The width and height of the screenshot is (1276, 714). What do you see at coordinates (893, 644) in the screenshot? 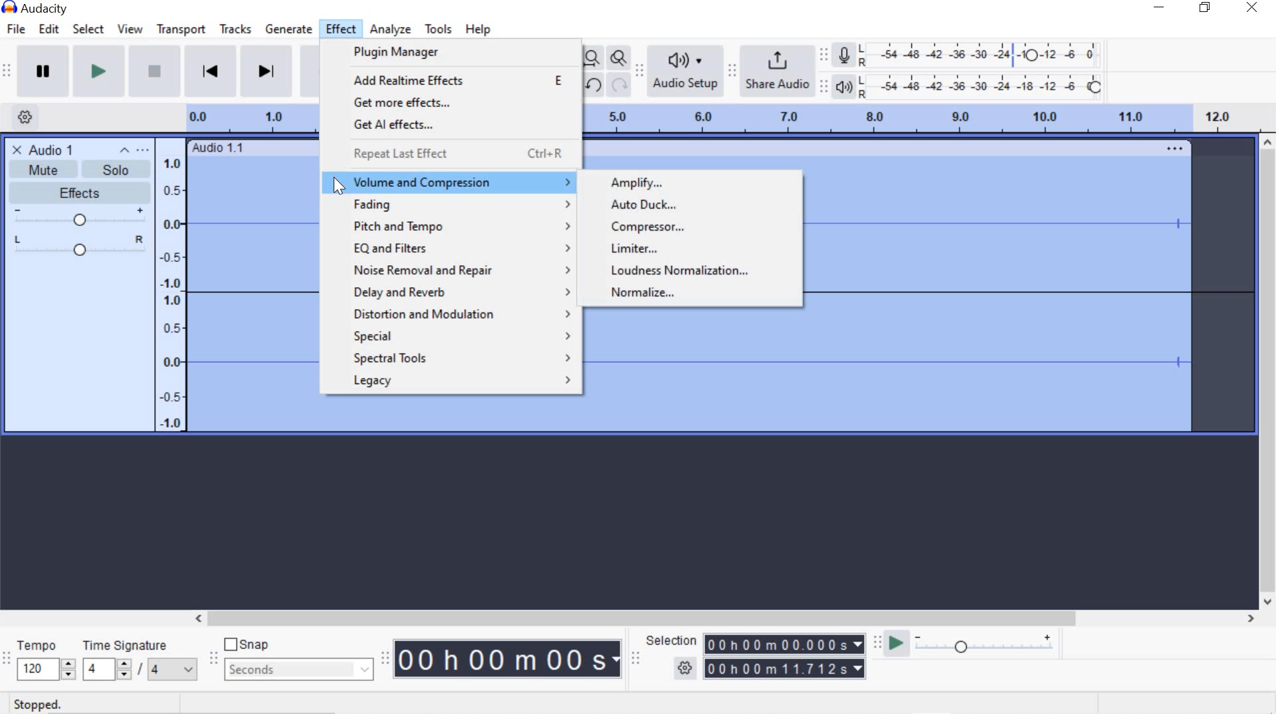
I see `Play-at-speed` at bounding box center [893, 644].